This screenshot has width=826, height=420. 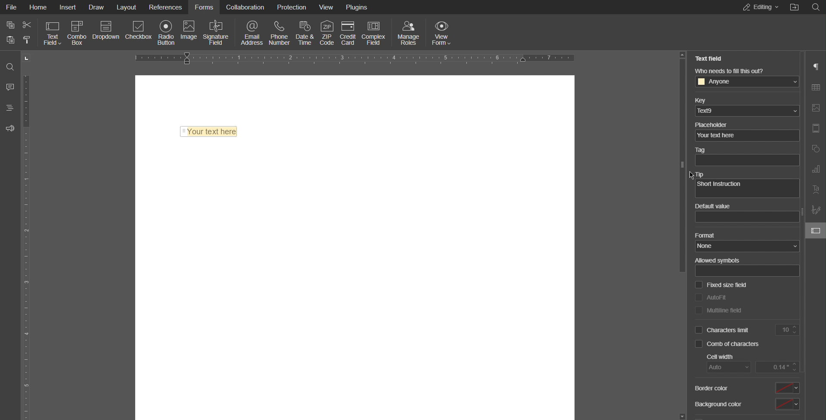 I want to click on File, so click(x=12, y=7).